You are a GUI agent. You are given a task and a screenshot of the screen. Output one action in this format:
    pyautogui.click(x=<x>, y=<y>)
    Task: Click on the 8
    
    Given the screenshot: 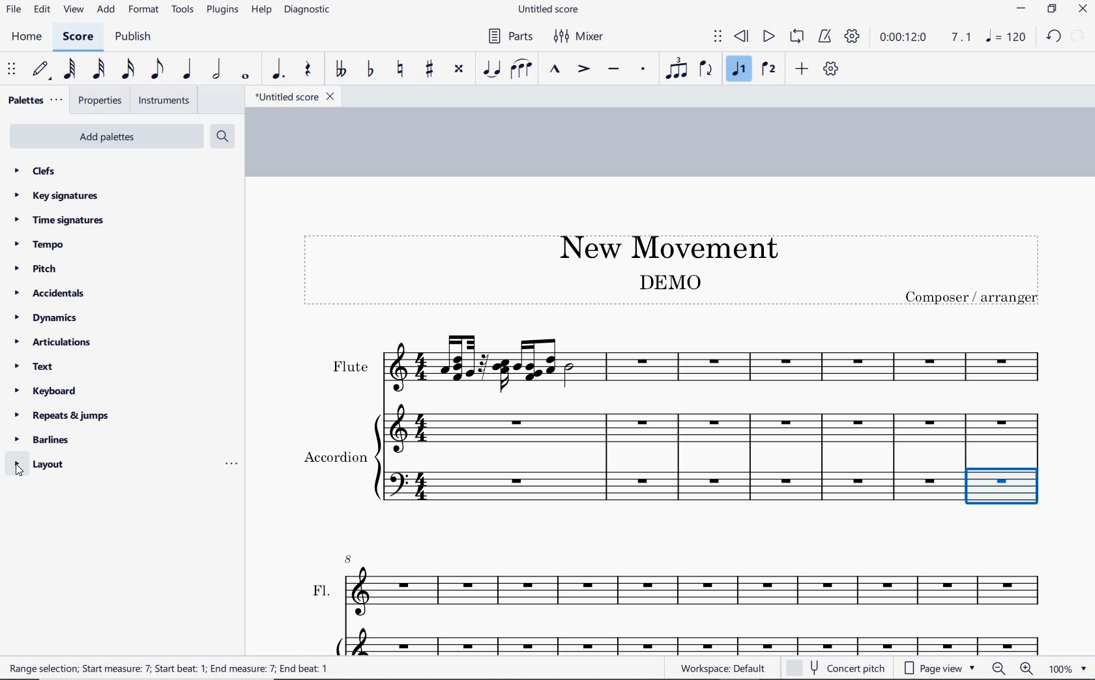 What is the action you would take?
    pyautogui.click(x=349, y=558)
    